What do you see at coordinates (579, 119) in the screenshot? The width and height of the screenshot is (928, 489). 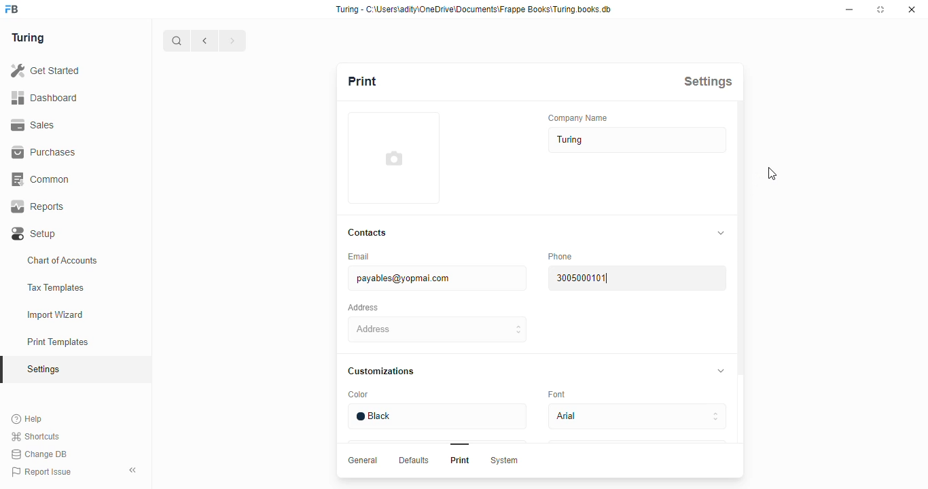 I see `‘Company Name` at bounding box center [579, 119].